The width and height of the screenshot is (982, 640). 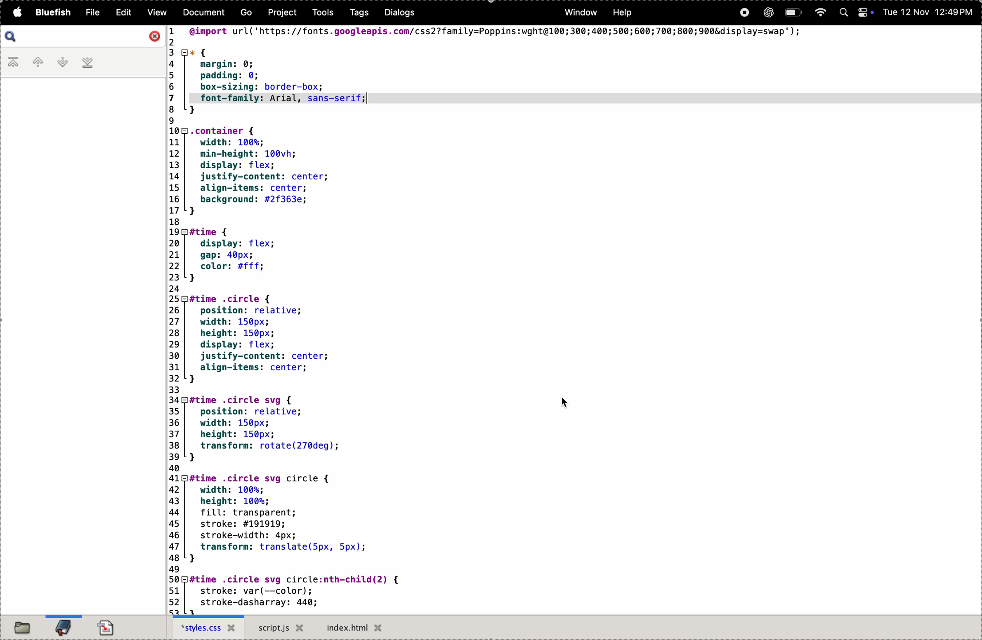 What do you see at coordinates (22, 627) in the screenshot?
I see `open file` at bounding box center [22, 627].